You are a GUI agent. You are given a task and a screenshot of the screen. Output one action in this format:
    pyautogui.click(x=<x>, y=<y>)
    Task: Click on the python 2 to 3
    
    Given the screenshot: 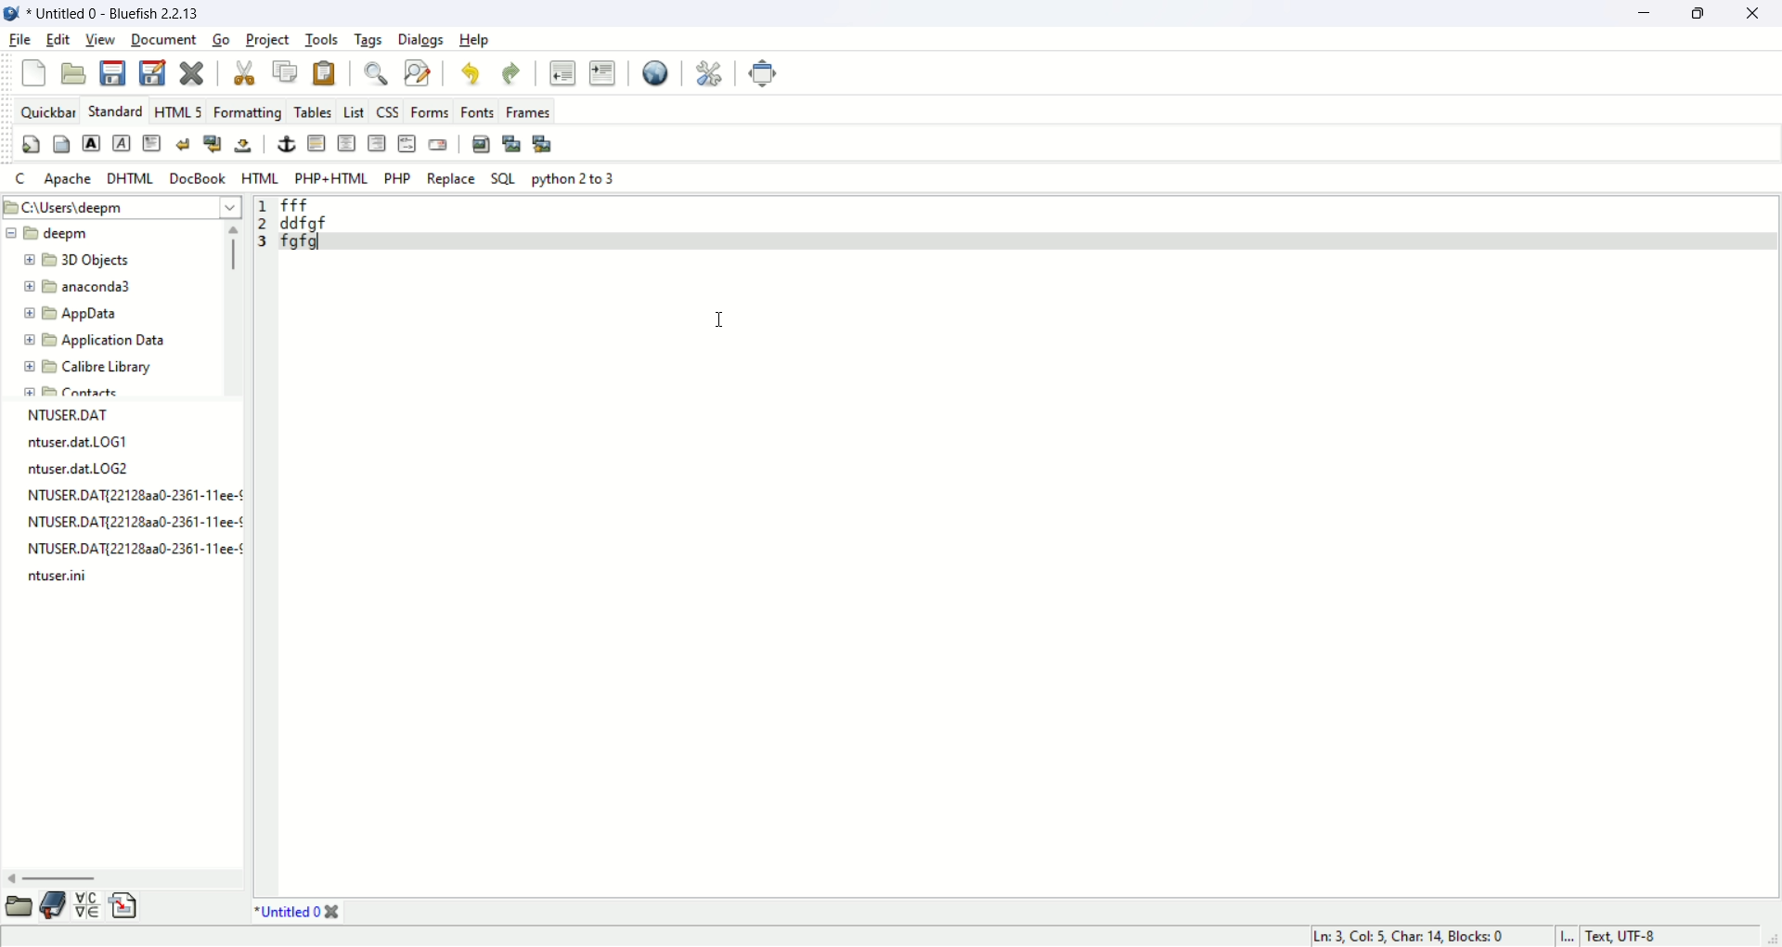 What is the action you would take?
    pyautogui.click(x=573, y=177)
    